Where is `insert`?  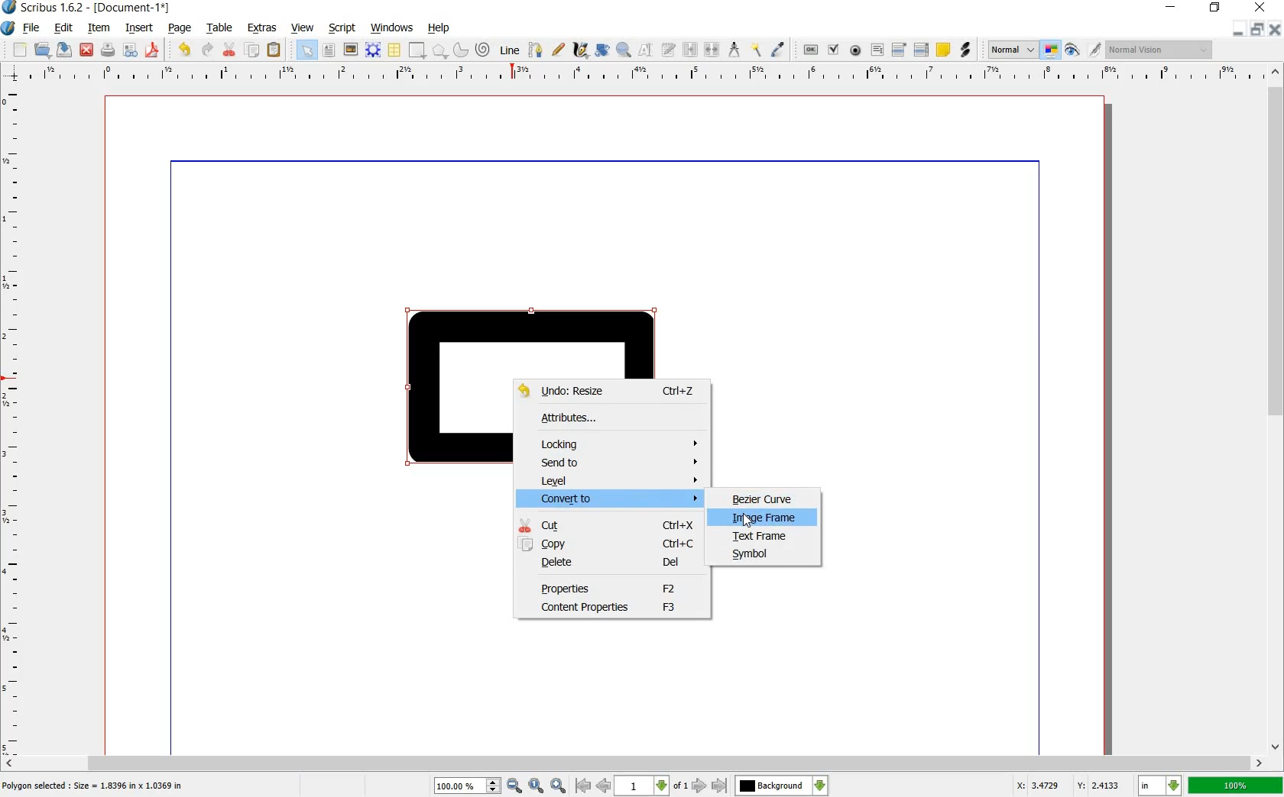
insert is located at coordinates (140, 29).